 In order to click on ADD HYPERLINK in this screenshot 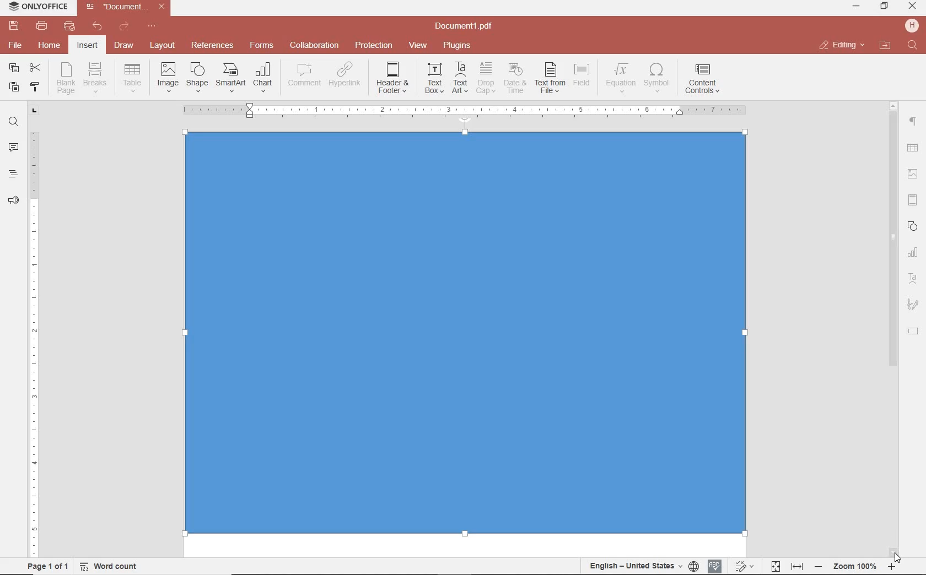, I will do `click(346, 77)`.